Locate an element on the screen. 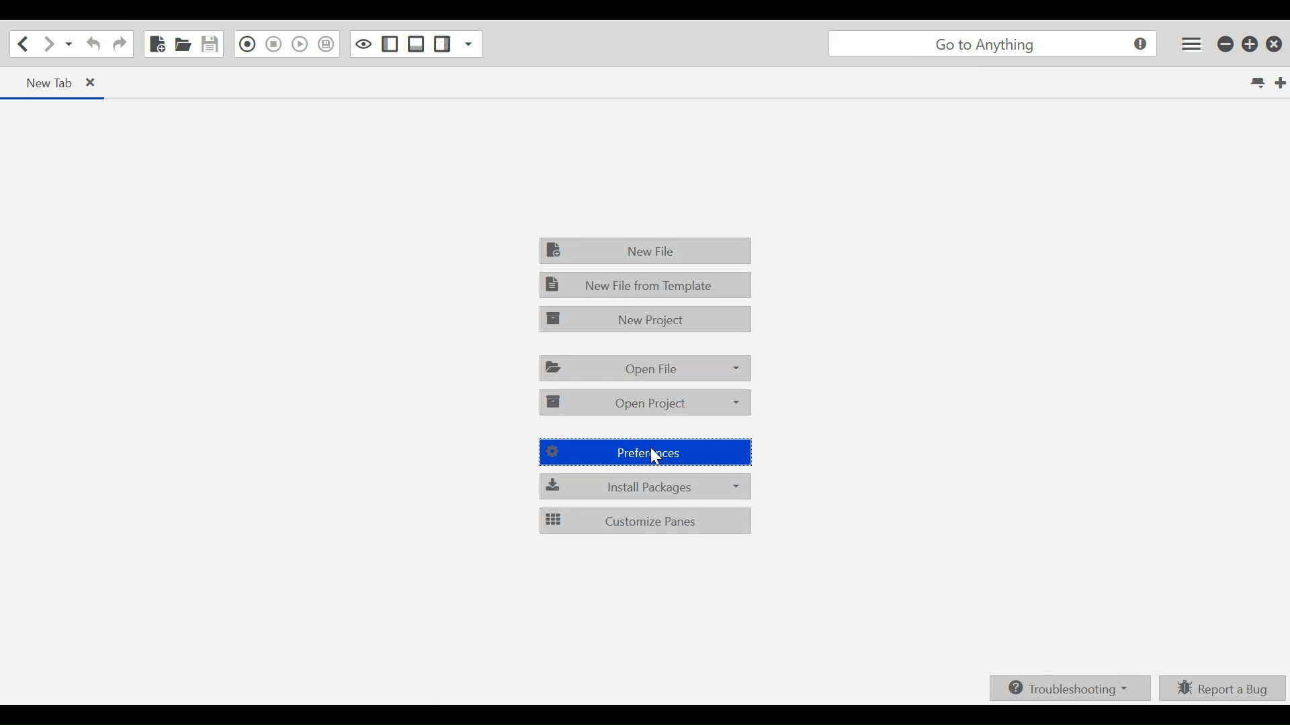 Image resolution: width=1290 pixels, height=725 pixels. Stop Recording Macro is located at coordinates (273, 44).